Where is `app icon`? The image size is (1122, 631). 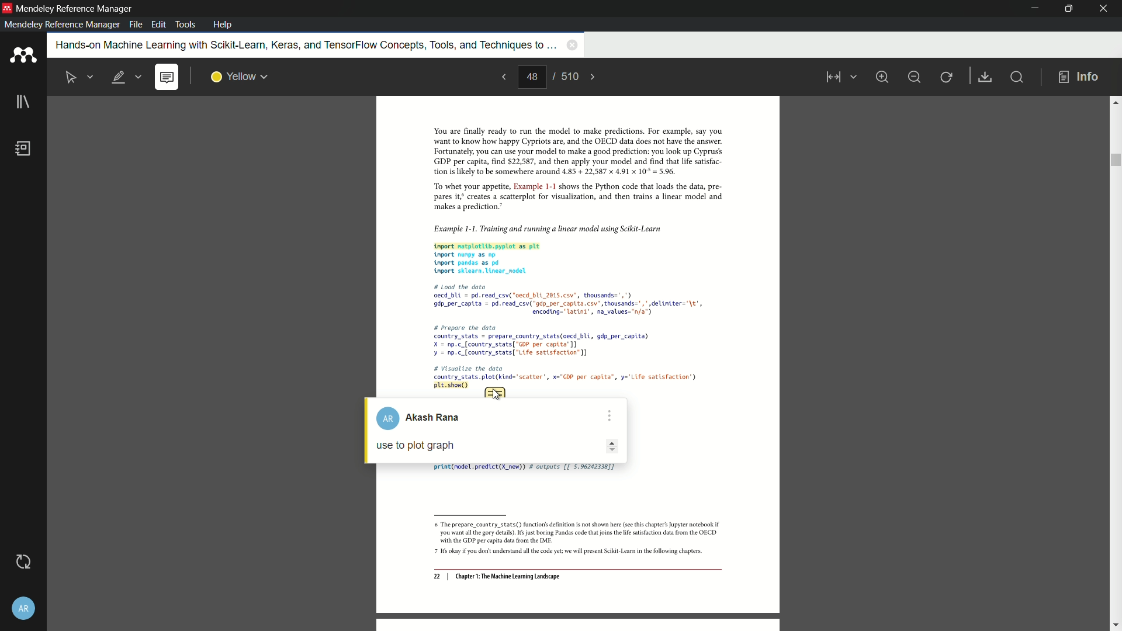
app icon is located at coordinates (7, 8).